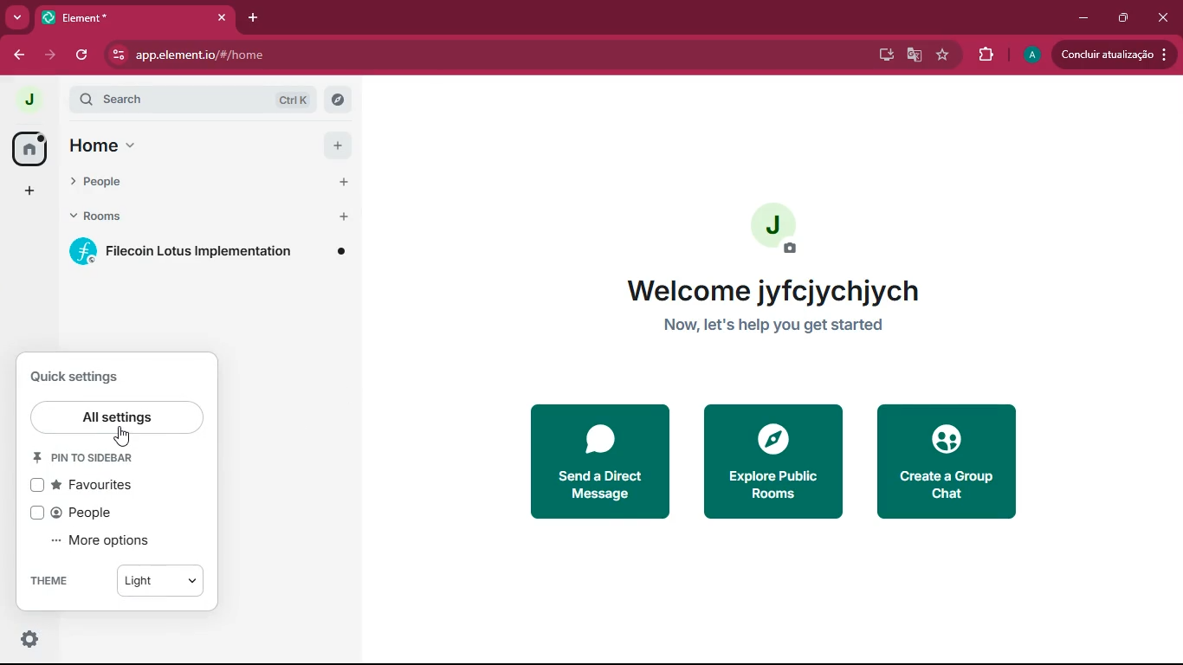 The image size is (1183, 665). I want to click on explore rooms, so click(338, 100).